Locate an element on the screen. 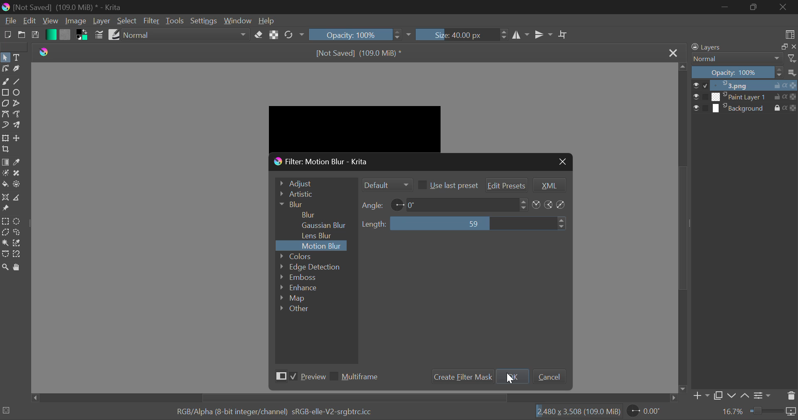 The height and width of the screenshot is (420, 798). Close is located at coordinates (562, 161).